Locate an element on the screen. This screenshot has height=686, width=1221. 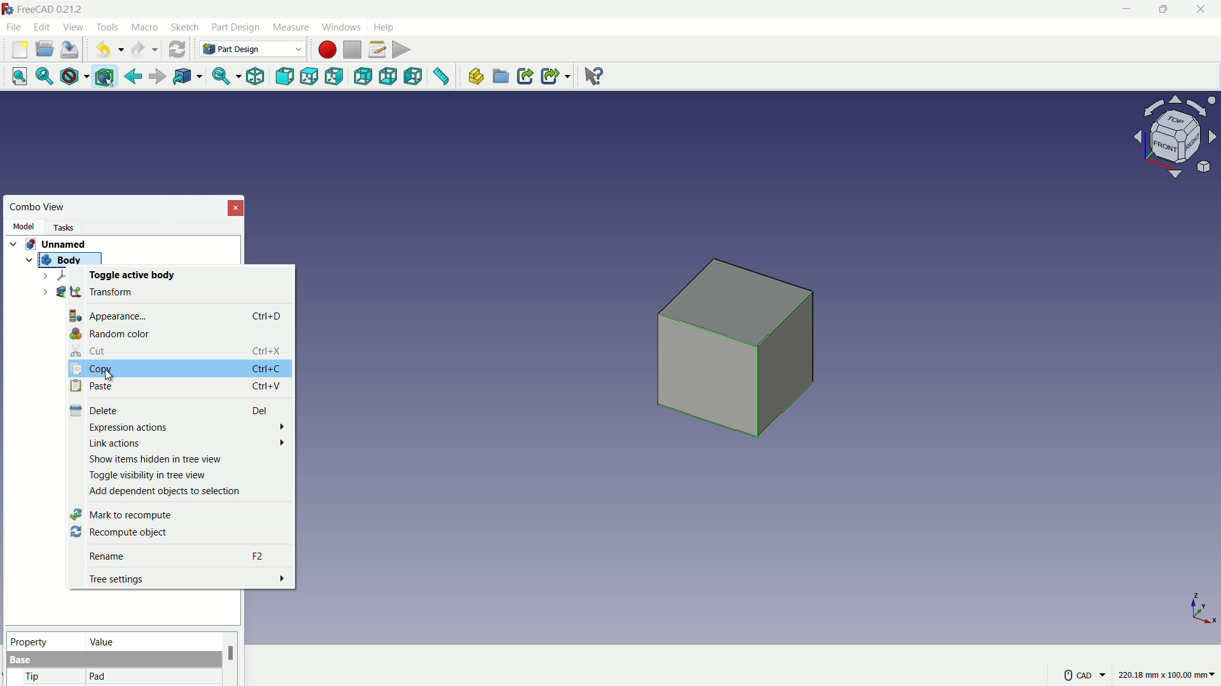
tip is located at coordinates (34, 678).